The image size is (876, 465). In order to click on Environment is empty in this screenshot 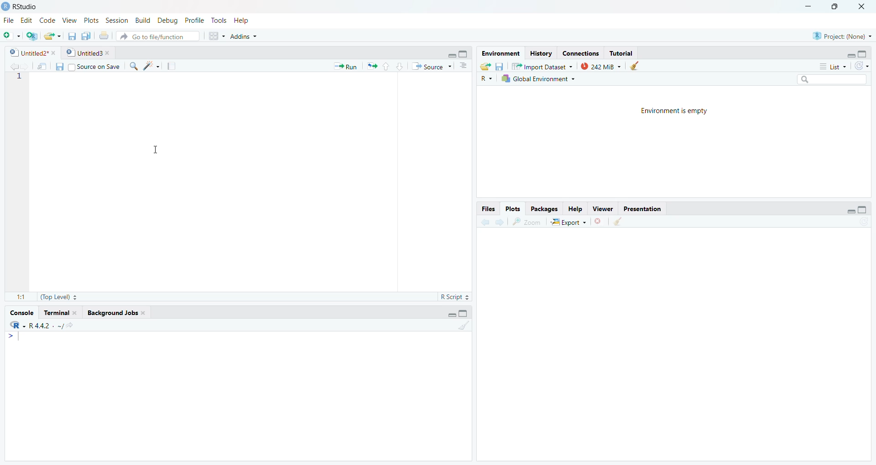, I will do `click(670, 109)`.